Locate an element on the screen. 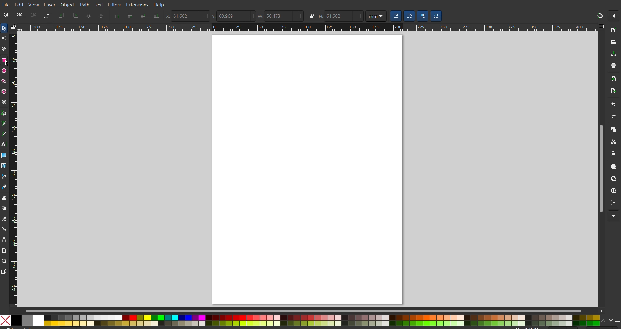 This screenshot has width=621, height=329. Redo is located at coordinates (614, 118).